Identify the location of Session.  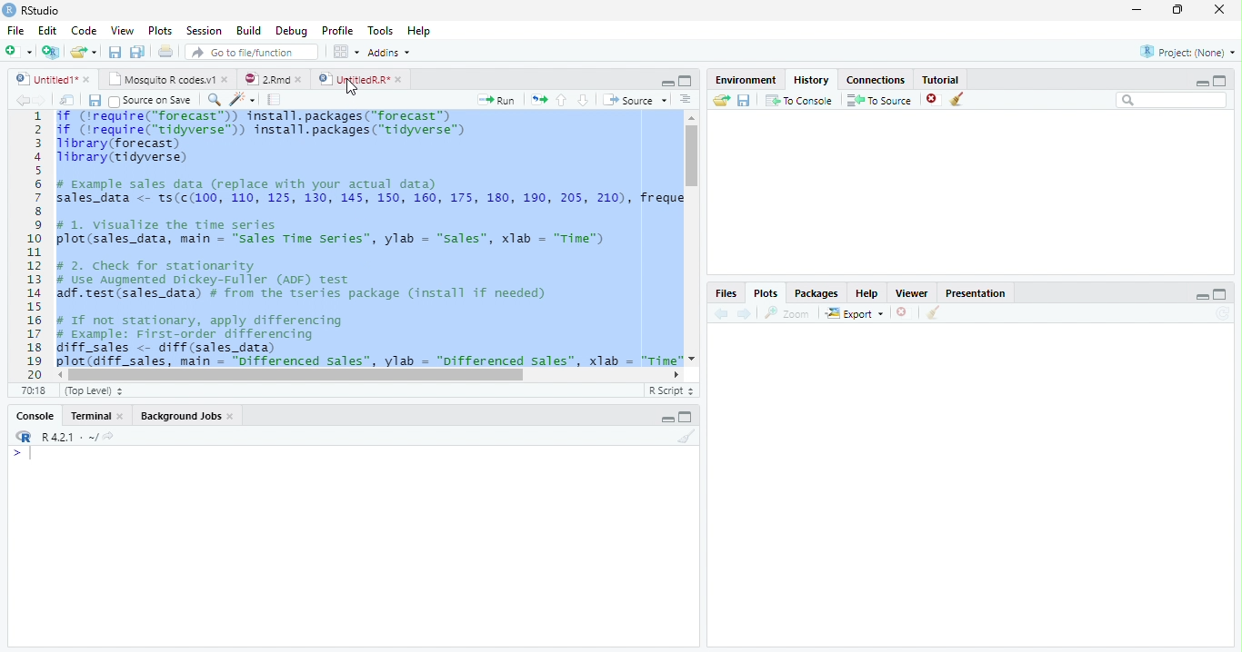
(205, 31).